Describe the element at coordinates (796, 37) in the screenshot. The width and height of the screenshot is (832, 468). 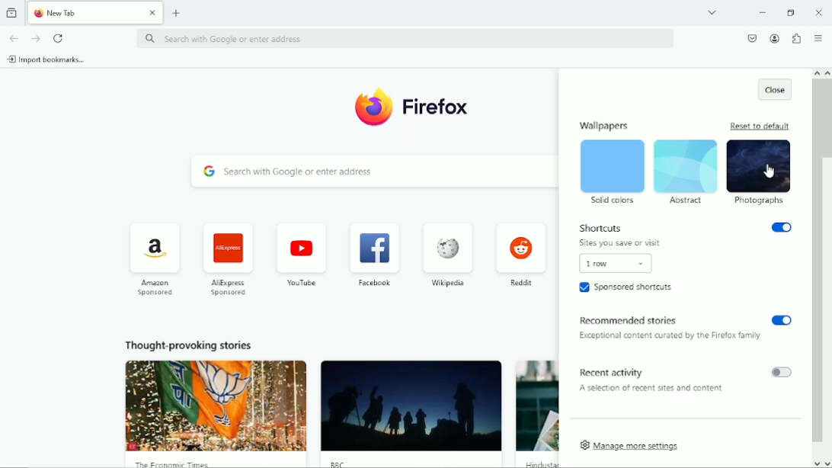
I see `Extensions` at that location.